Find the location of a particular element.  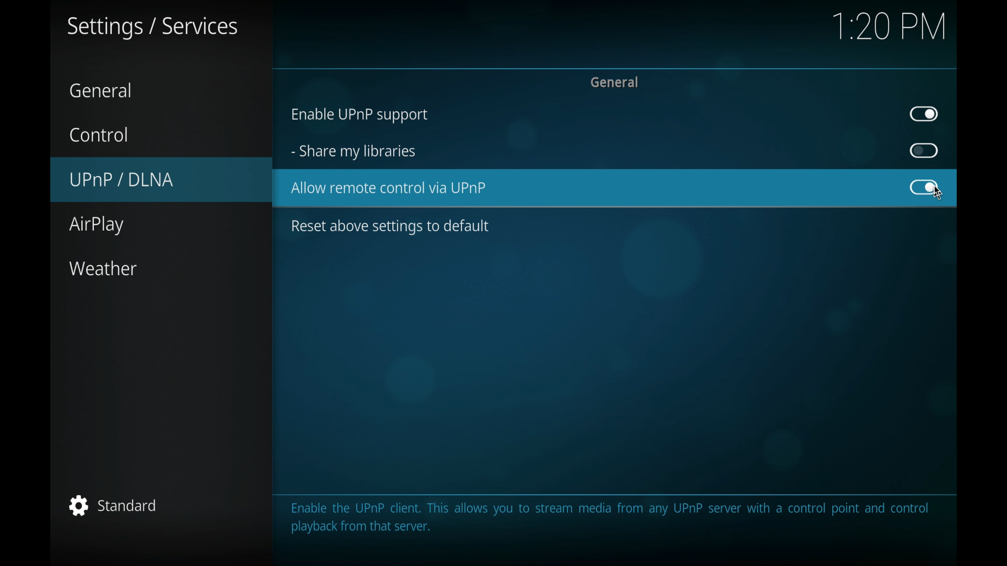

general is located at coordinates (103, 91).